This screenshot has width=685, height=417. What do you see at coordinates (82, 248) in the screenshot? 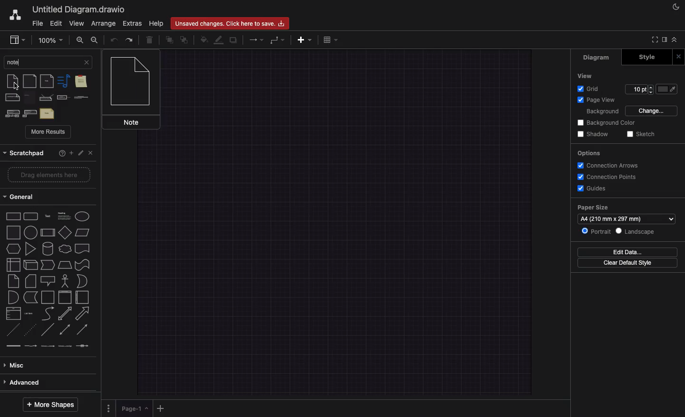
I see `document` at bounding box center [82, 248].